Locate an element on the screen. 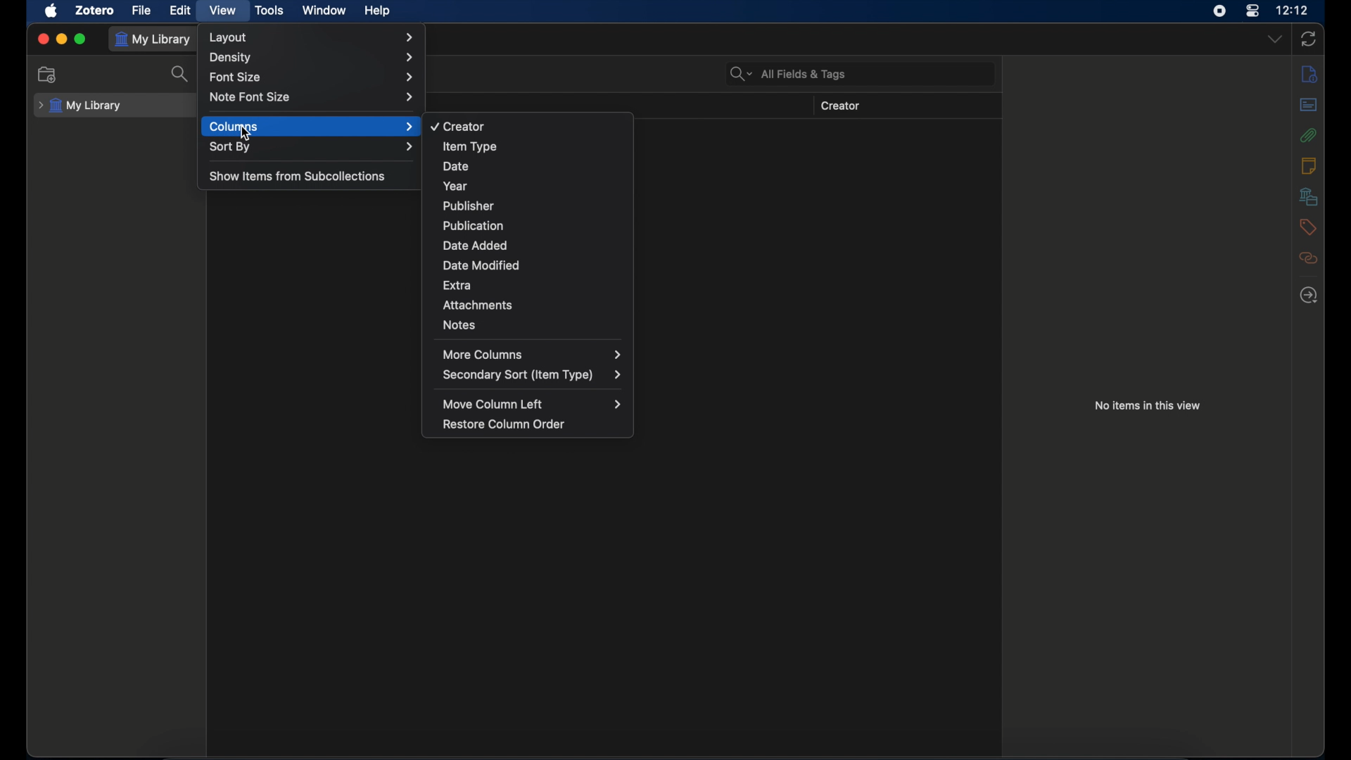 The height and width of the screenshot is (760, 1351). no item in this view is located at coordinates (1149, 405).